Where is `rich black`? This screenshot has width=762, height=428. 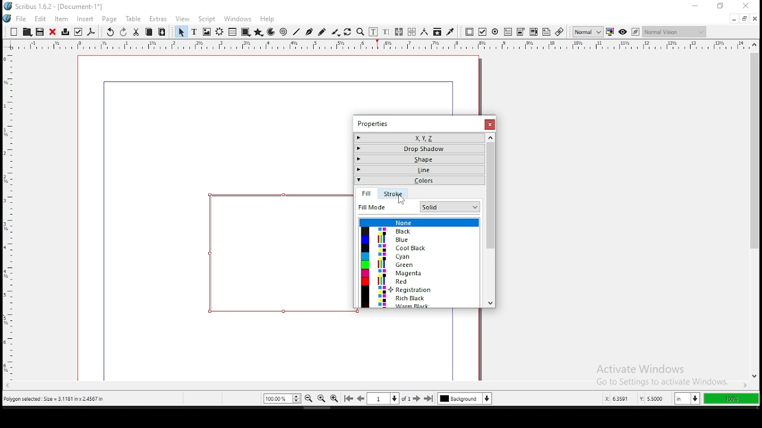
rich black is located at coordinates (420, 298).